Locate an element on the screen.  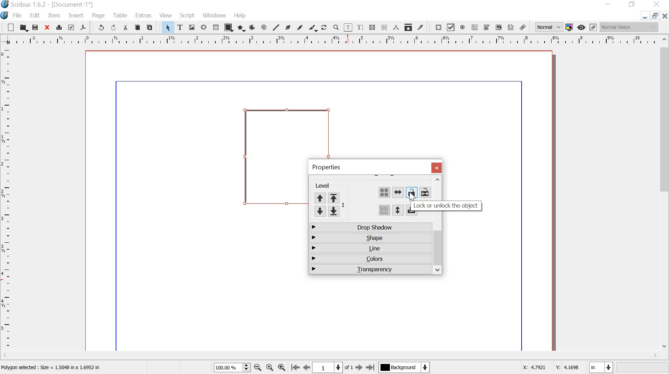
minimize is located at coordinates (609, 3).